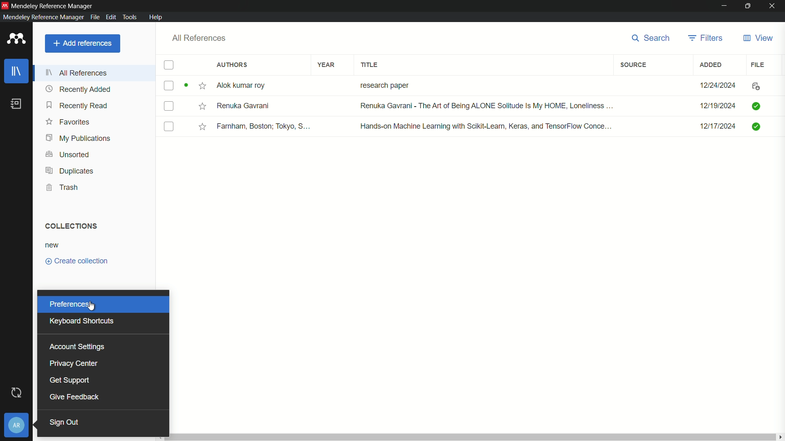 Image resolution: width=785 pixels, height=441 pixels. I want to click on , so click(200, 125).